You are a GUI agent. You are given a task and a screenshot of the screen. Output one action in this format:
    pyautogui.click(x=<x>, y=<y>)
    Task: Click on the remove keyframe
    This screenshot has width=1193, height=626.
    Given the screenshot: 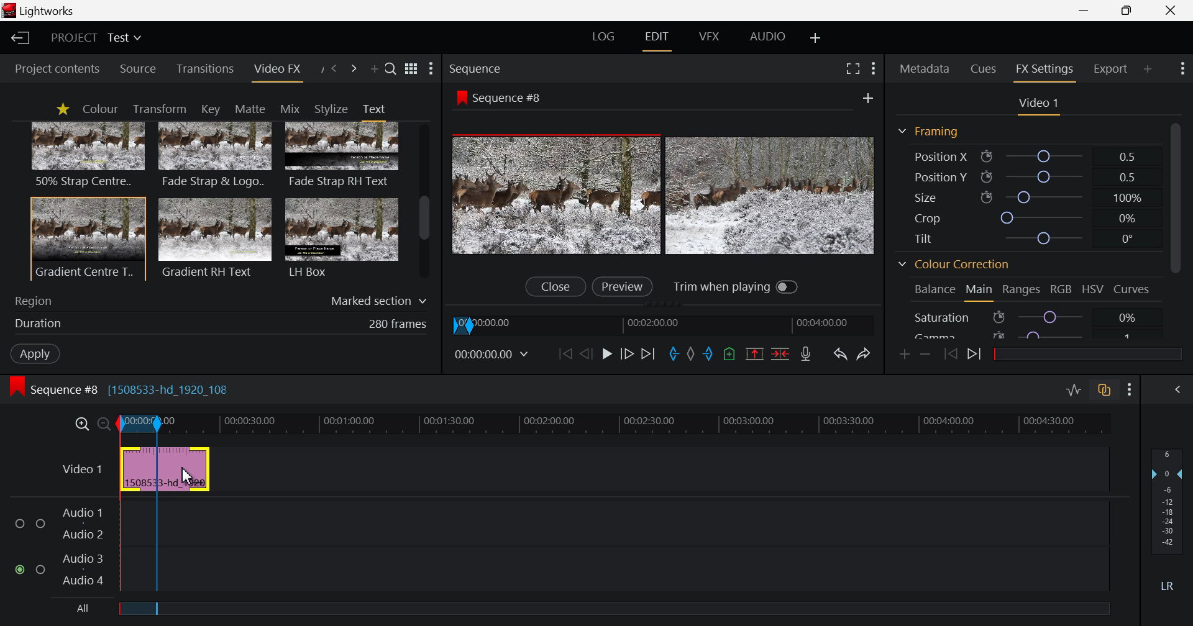 What is the action you would take?
    pyautogui.click(x=926, y=354)
    